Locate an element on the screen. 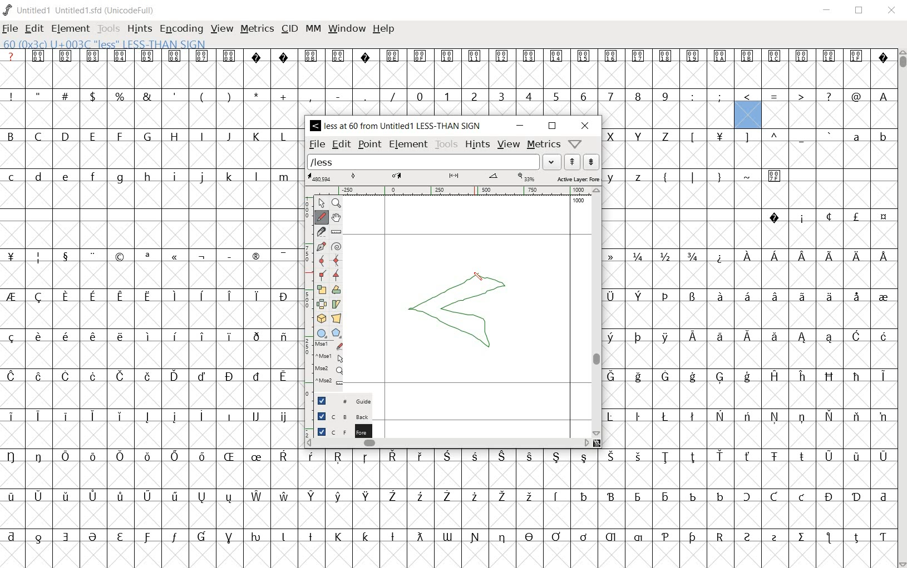  symbols is located at coordinates (776, 94).